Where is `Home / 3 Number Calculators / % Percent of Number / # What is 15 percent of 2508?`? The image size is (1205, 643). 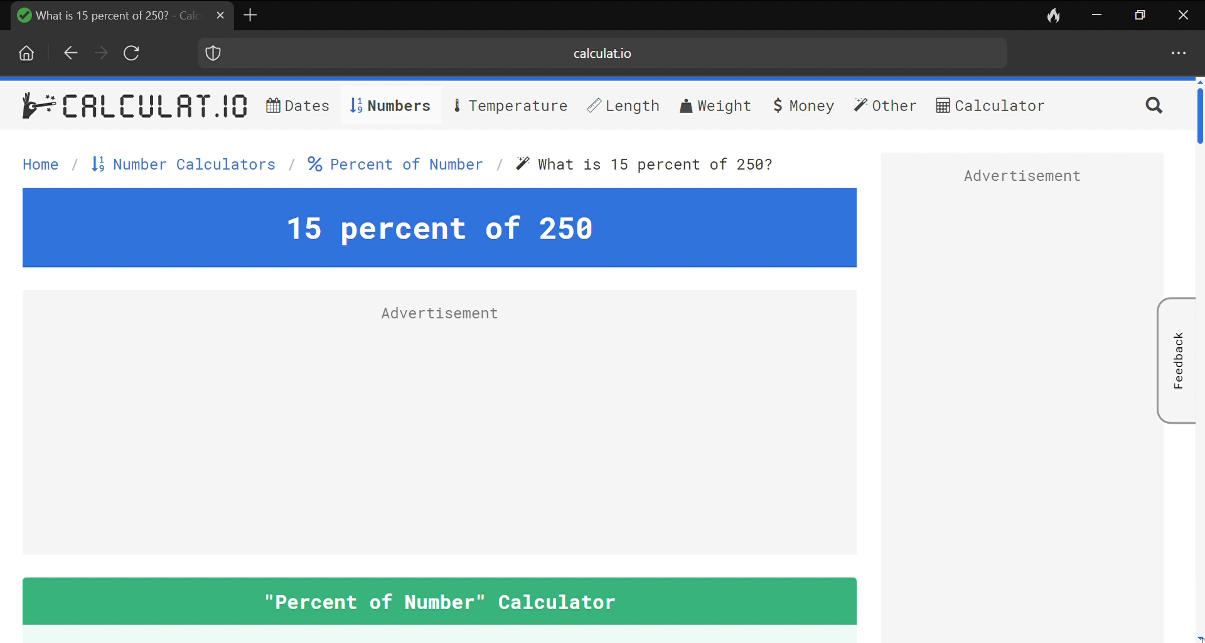 Home / 3 Number Calculators / % Percent of Number / # What is 15 percent of 2508? is located at coordinates (394, 166).